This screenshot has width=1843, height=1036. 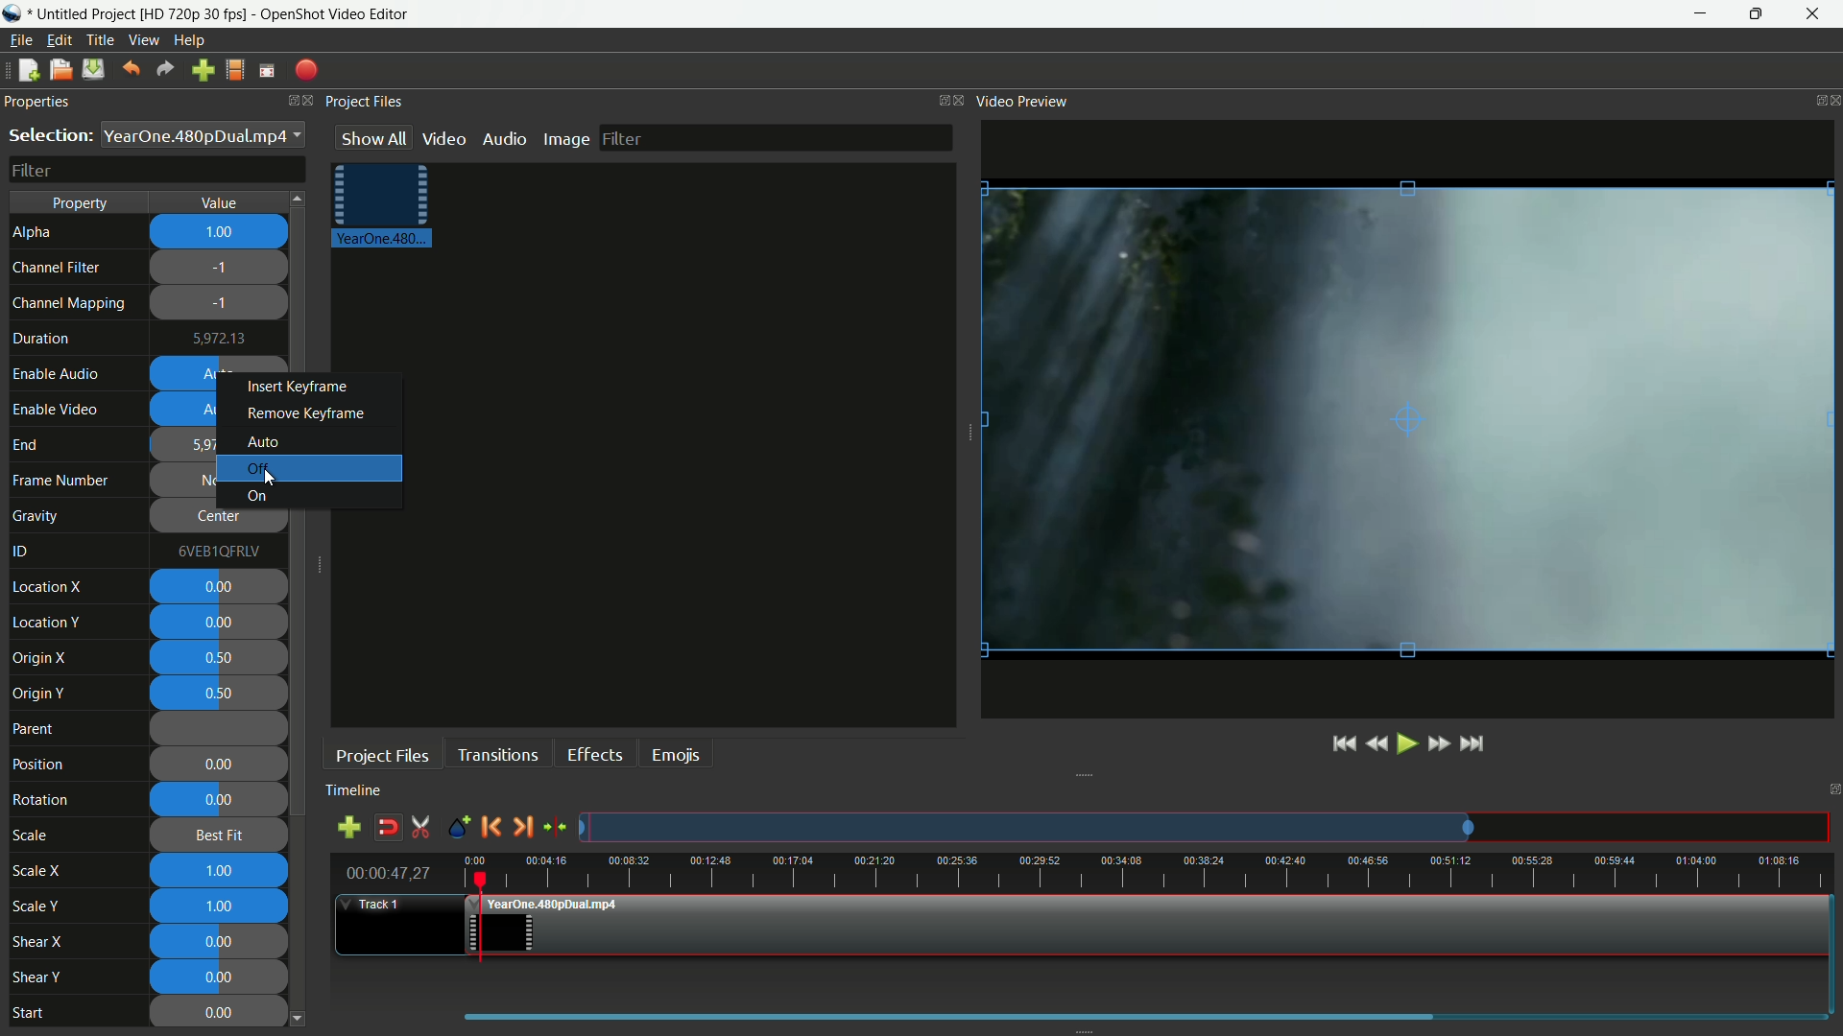 I want to click on shear y, so click(x=36, y=978).